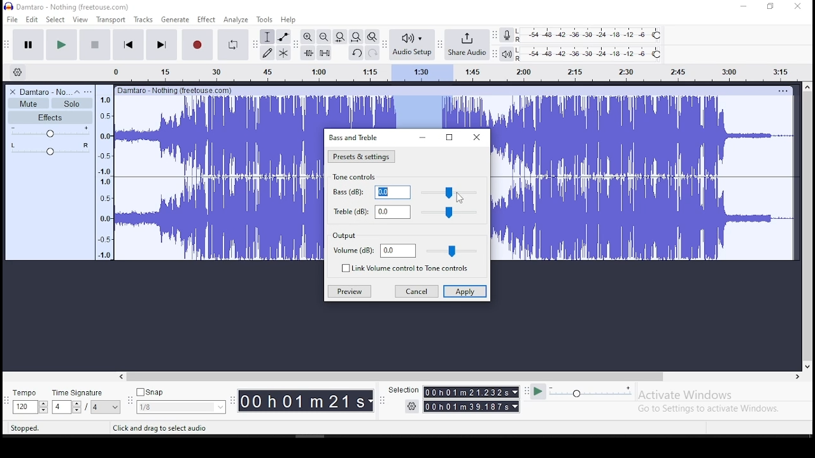 This screenshot has height=458, width=815. I want to click on Click and drag to select audio (Esc to cancel), so click(185, 427).